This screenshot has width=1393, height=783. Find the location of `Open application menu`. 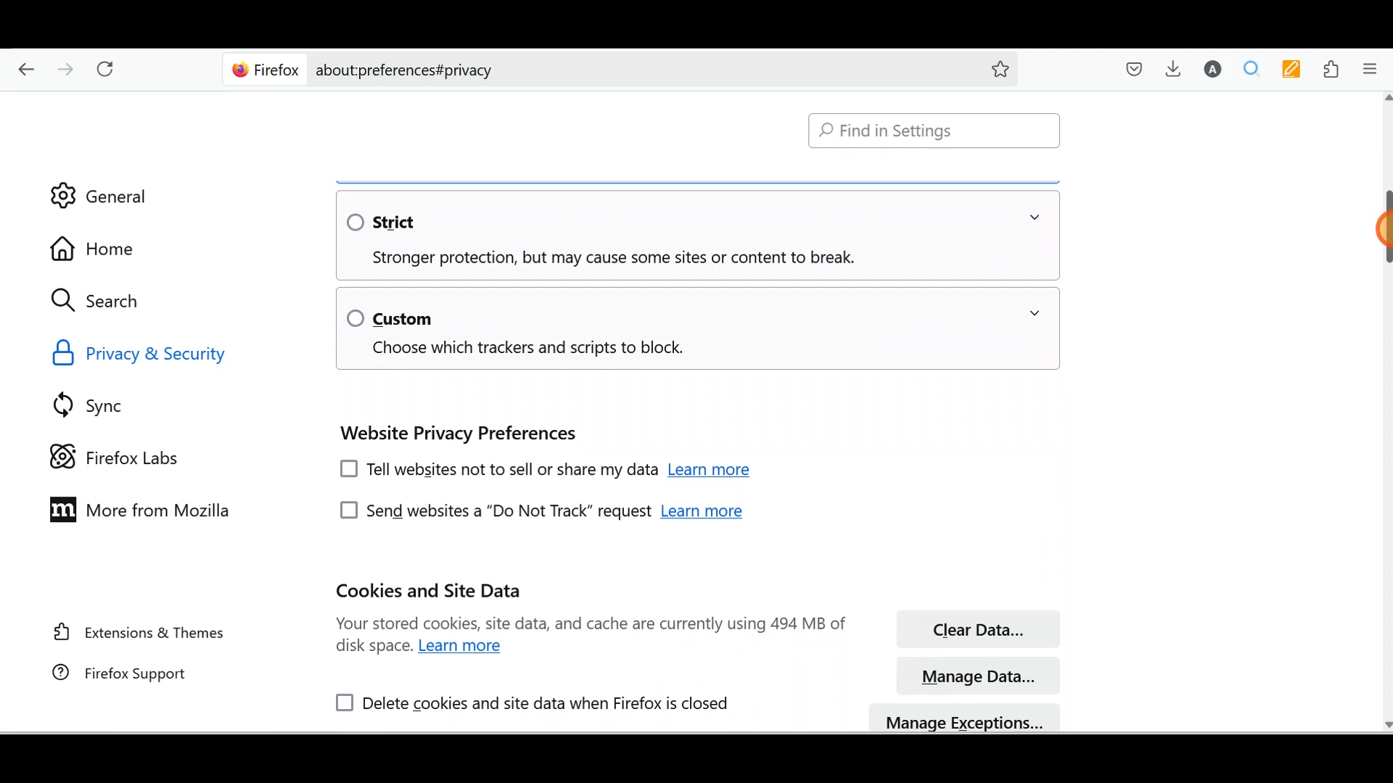

Open application menu is located at coordinates (1374, 70).